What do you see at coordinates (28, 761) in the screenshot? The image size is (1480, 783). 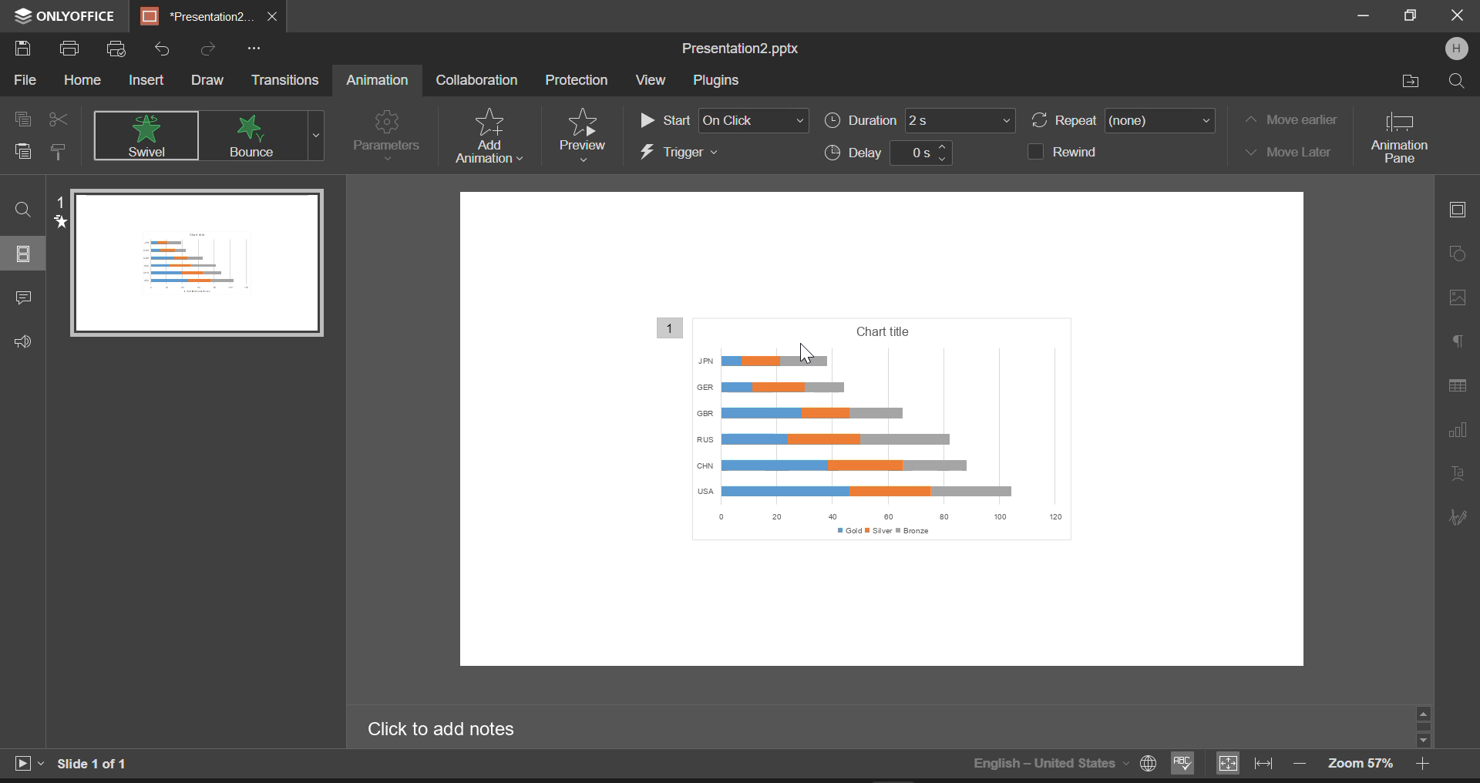 I see `Start Slideshow` at bounding box center [28, 761].